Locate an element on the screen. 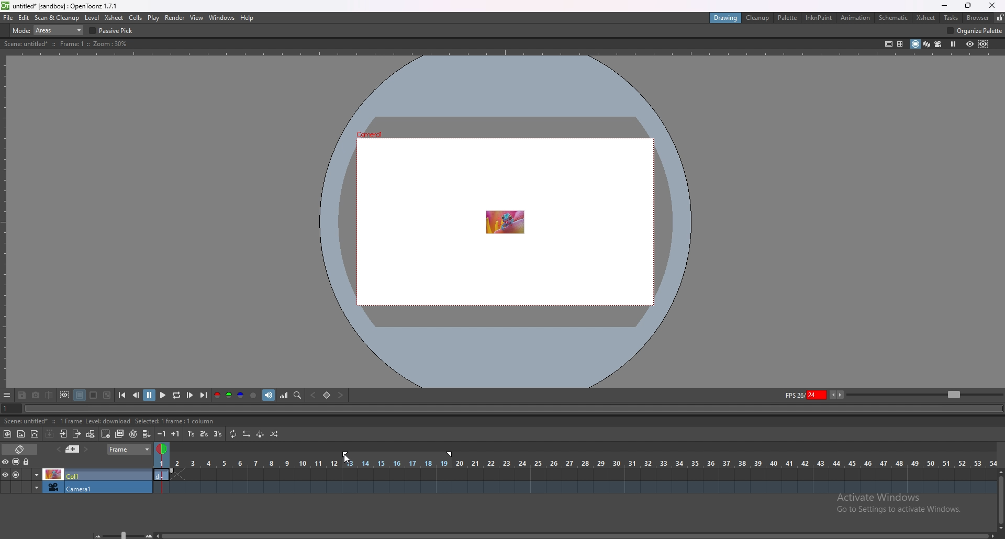 The height and width of the screenshot is (539, 1005). snapshot is located at coordinates (36, 396).